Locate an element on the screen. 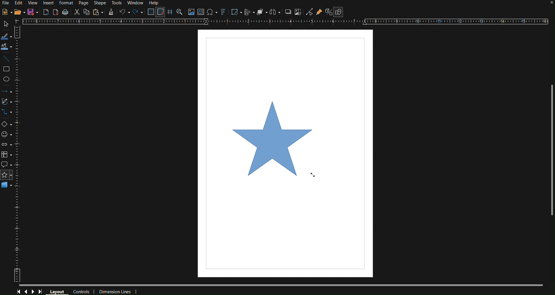 This screenshot has width=555, height=295. Ellipse is located at coordinates (8, 80).